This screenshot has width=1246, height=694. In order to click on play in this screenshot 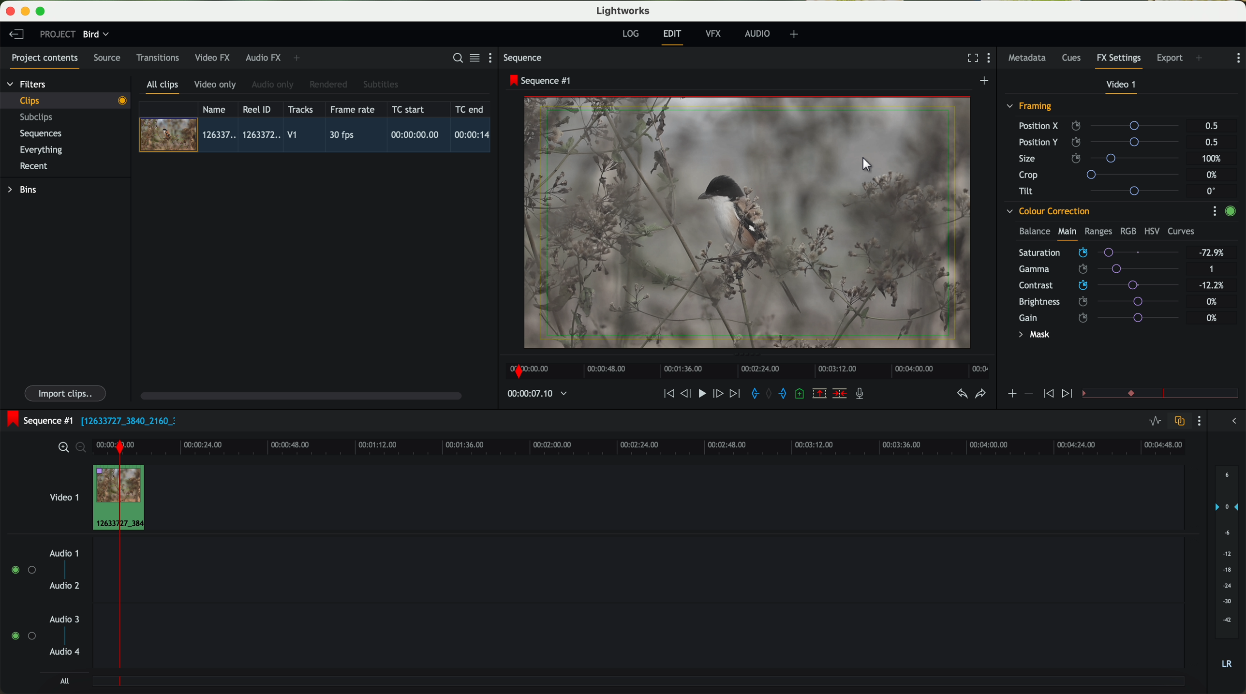, I will do `click(701, 393)`.